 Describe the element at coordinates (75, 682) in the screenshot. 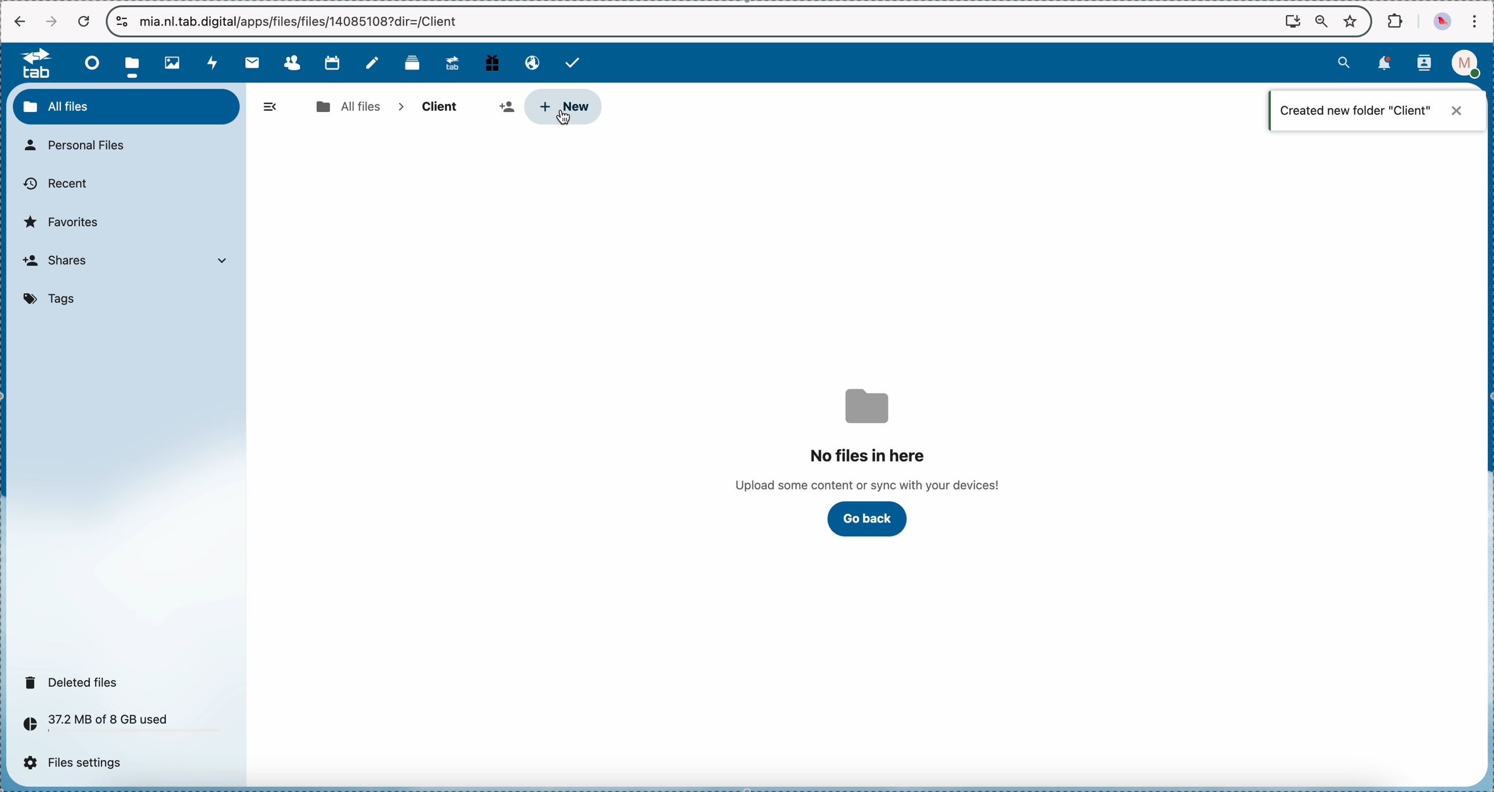

I see `deleted files` at that location.